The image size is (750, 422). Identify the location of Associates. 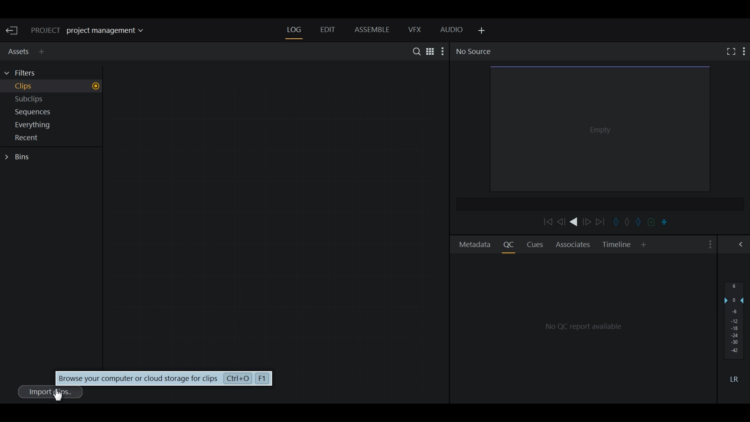
(573, 244).